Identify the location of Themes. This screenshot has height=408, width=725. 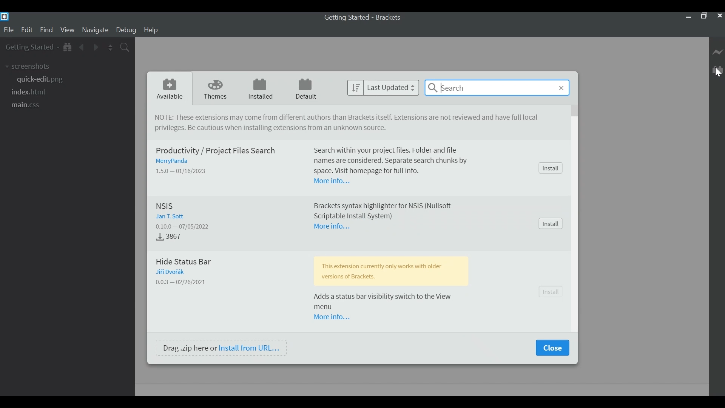
(213, 88).